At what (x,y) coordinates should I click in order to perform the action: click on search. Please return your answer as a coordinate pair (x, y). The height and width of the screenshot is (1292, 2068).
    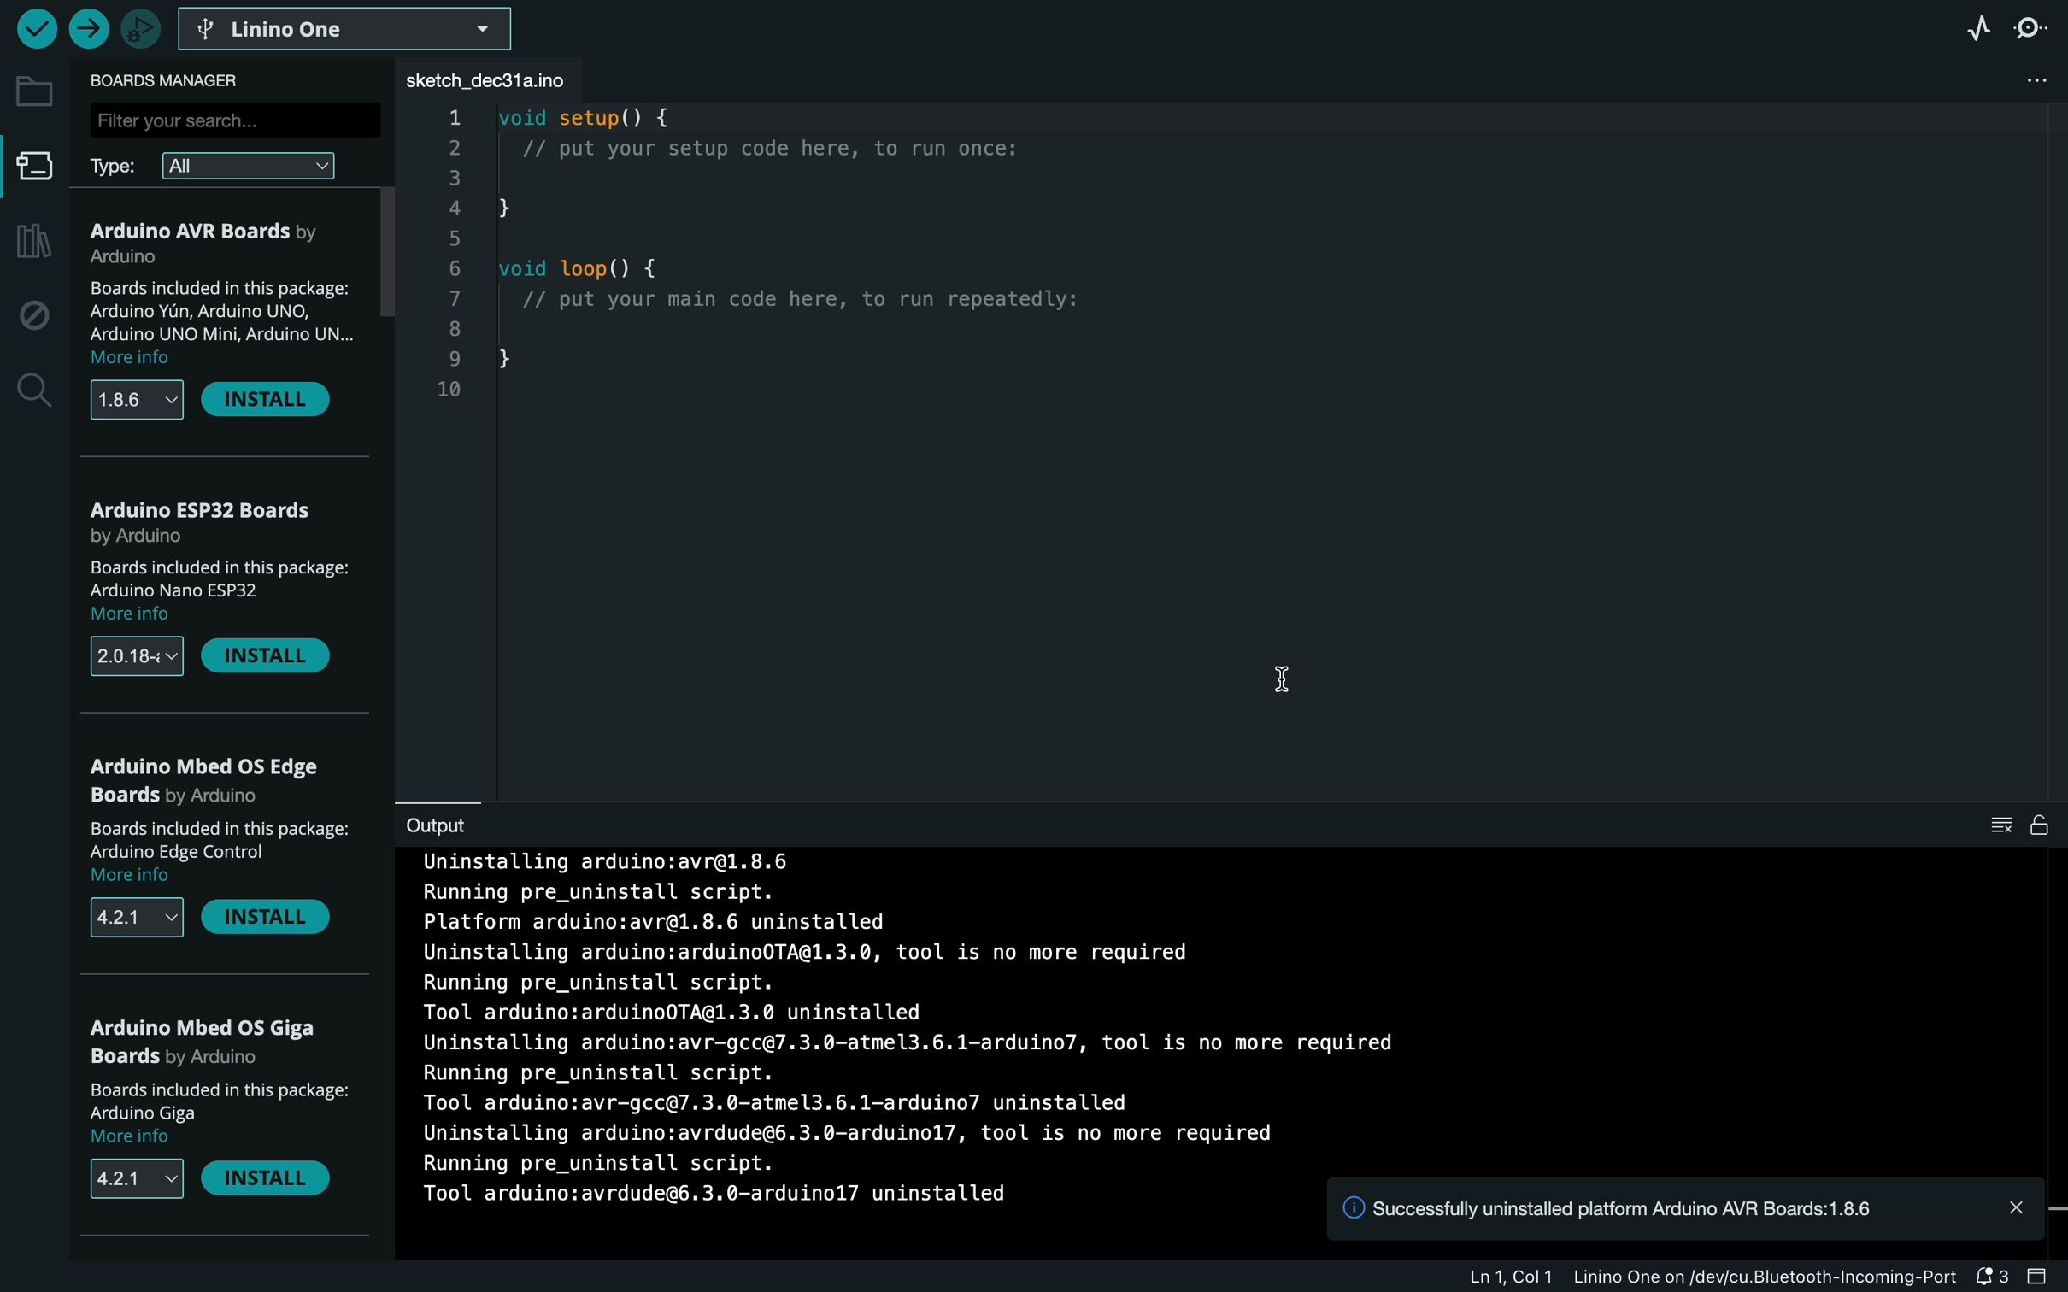
    Looking at the image, I should click on (32, 388).